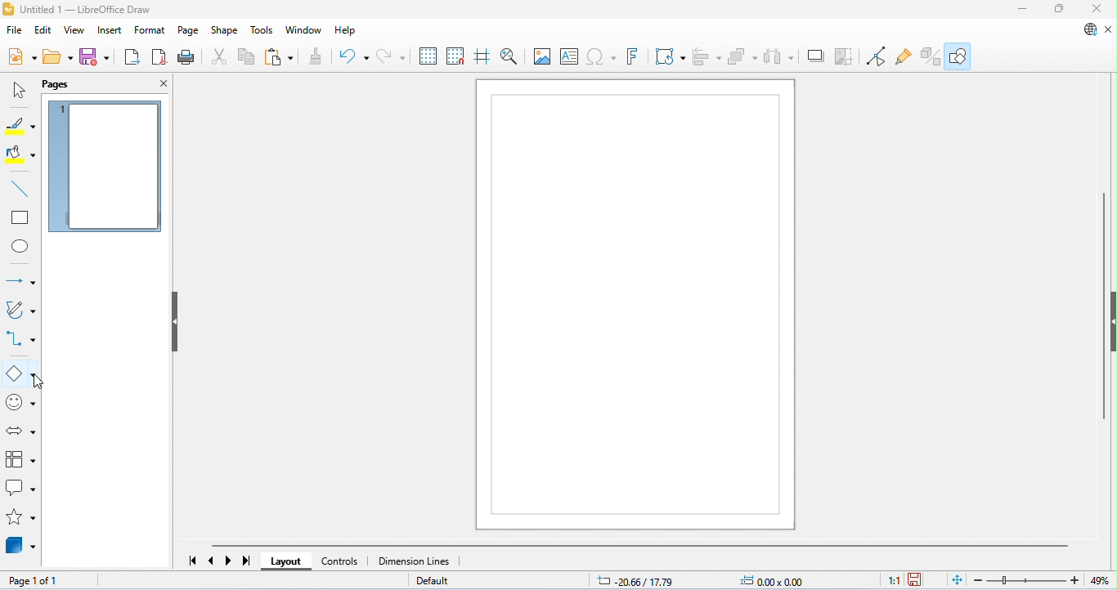  What do you see at coordinates (780, 56) in the screenshot?
I see `select atleast three objects to distribute` at bounding box center [780, 56].